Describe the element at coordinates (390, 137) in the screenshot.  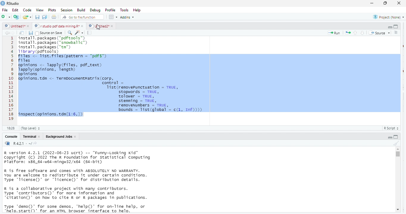
I see `hide r script` at that location.